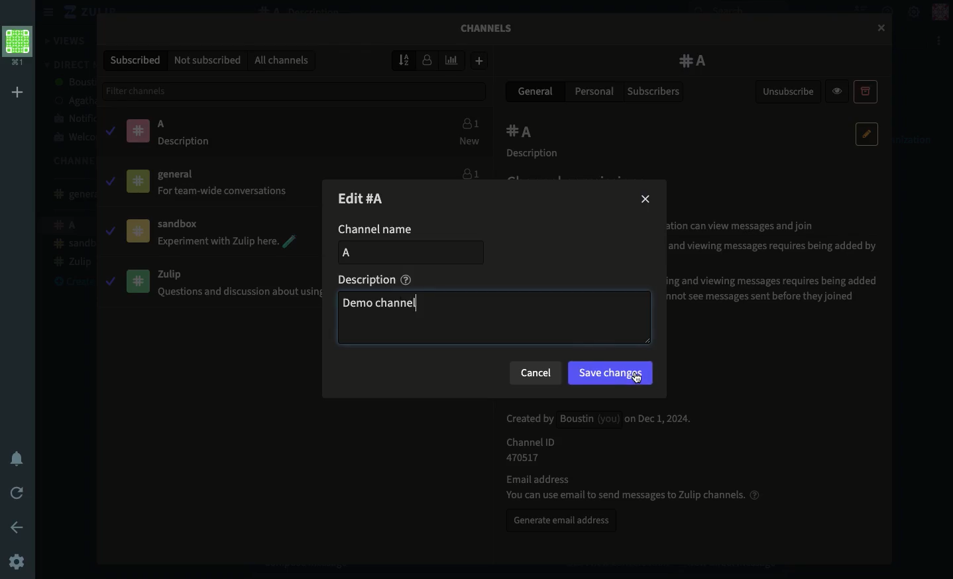  What do you see at coordinates (745, 225) in the screenshot?
I see `® Public: Members of your organization can view messages and join` at bounding box center [745, 225].